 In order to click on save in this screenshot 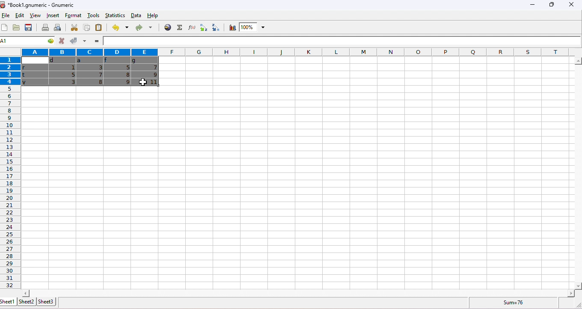, I will do `click(30, 28)`.